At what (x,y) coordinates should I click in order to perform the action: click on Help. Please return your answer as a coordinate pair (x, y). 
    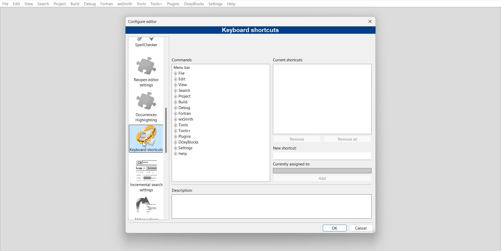
    Looking at the image, I should click on (232, 4).